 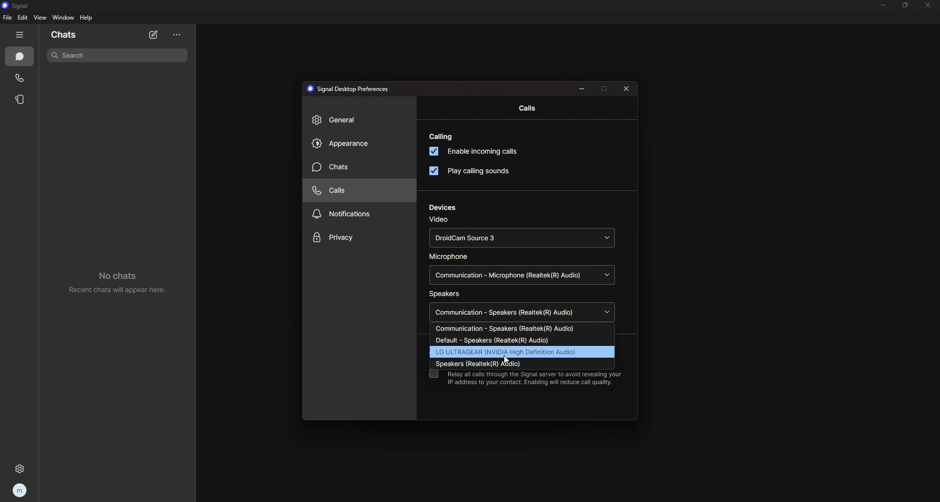 What do you see at coordinates (63, 18) in the screenshot?
I see `window` at bounding box center [63, 18].